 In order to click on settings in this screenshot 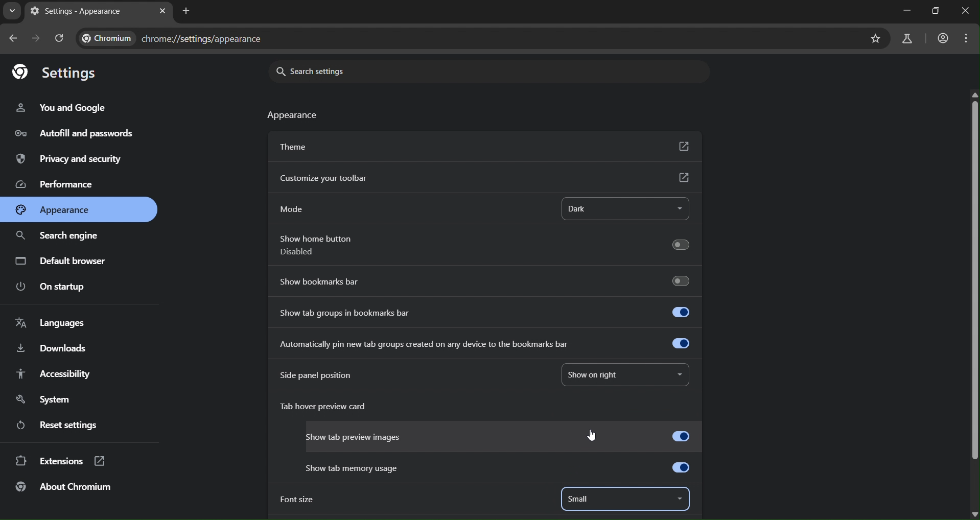, I will do `click(61, 72)`.